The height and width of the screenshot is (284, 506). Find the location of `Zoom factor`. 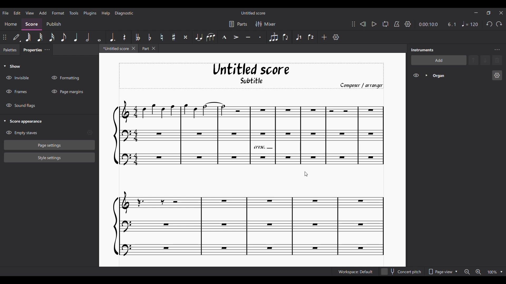

Zoom factor is located at coordinates (492, 272).